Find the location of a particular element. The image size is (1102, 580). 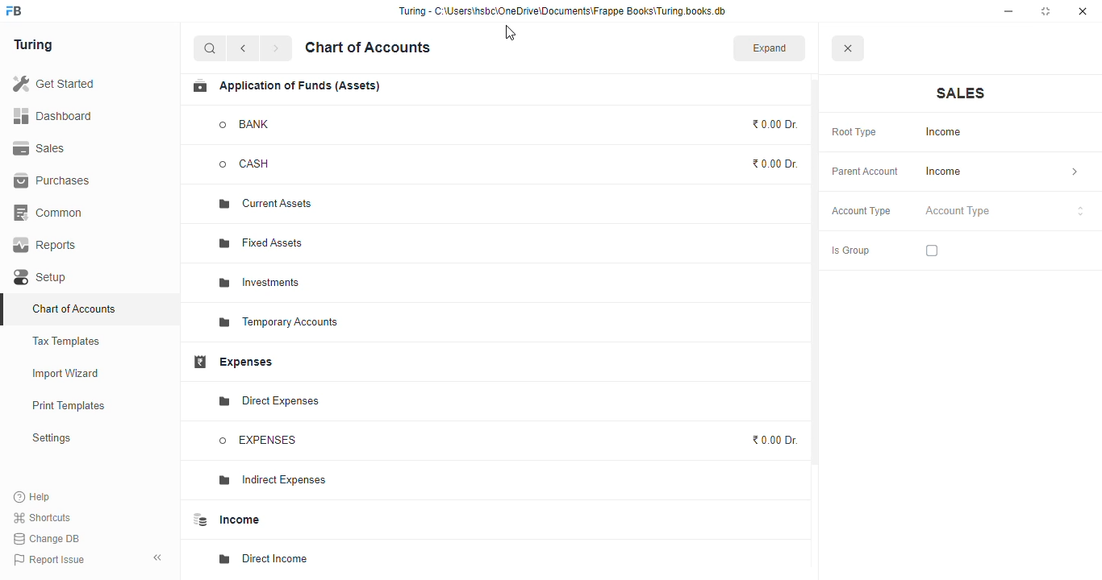

search is located at coordinates (211, 48).